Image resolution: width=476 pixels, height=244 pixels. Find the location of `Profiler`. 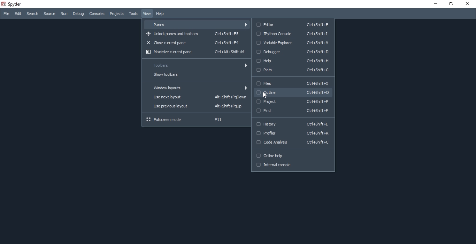

Profiler is located at coordinates (293, 135).